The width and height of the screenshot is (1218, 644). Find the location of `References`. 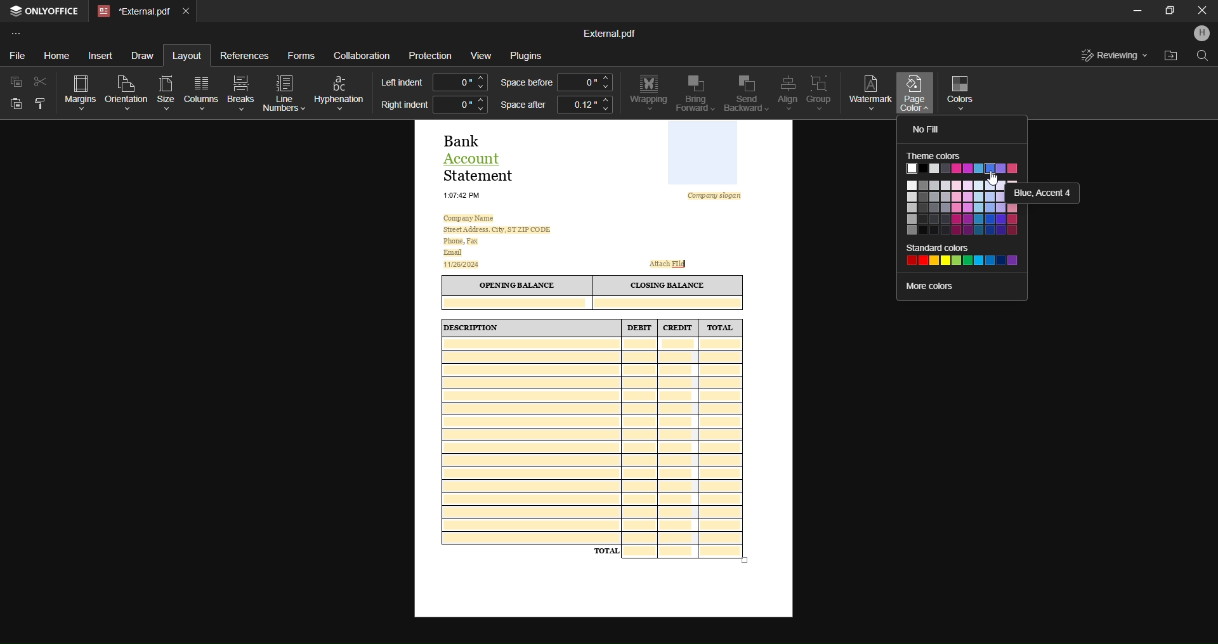

References is located at coordinates (245, 58).